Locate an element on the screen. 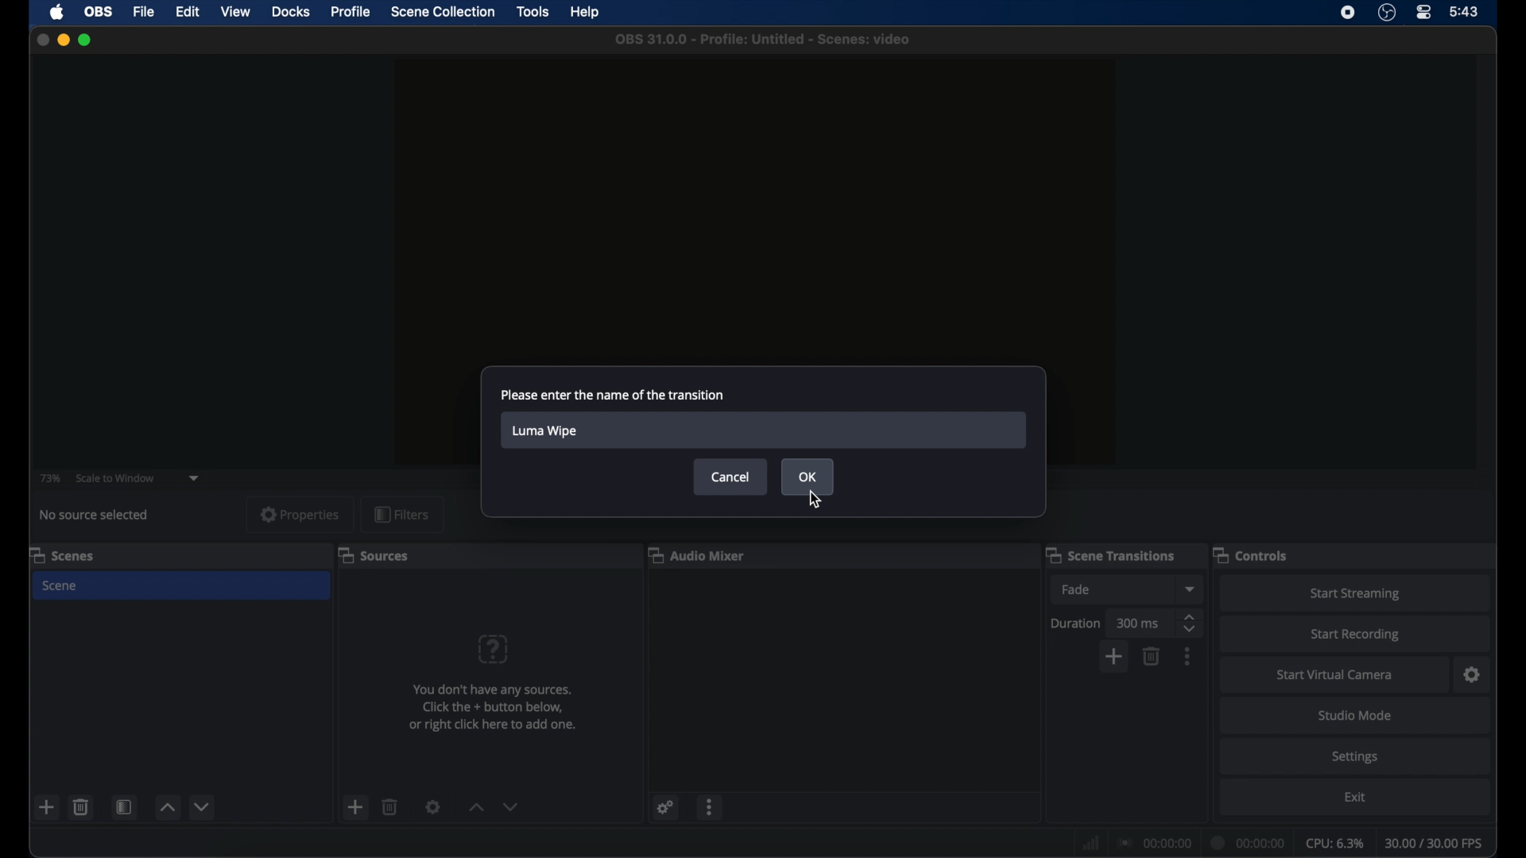 The width and height of the screenshot is (1526, 858). view is located at coordinates (234, 11).